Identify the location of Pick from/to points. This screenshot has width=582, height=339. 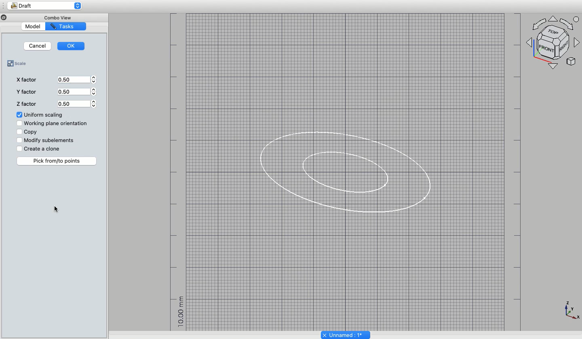
(57, 161).